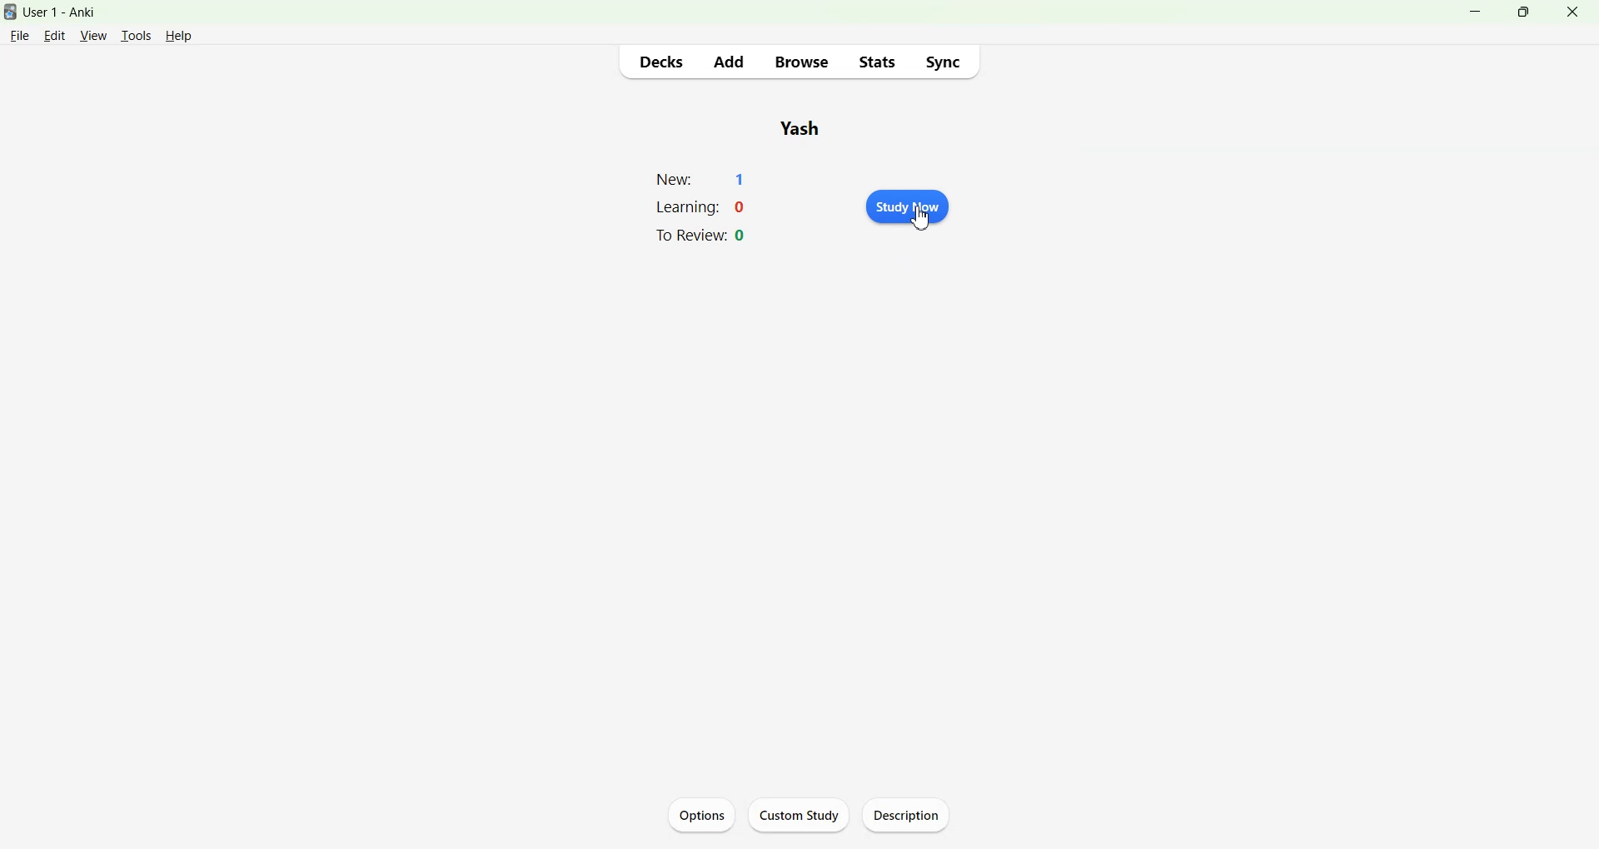 The image size is (1599, 849). I want to click on Add, so click(728, 62).